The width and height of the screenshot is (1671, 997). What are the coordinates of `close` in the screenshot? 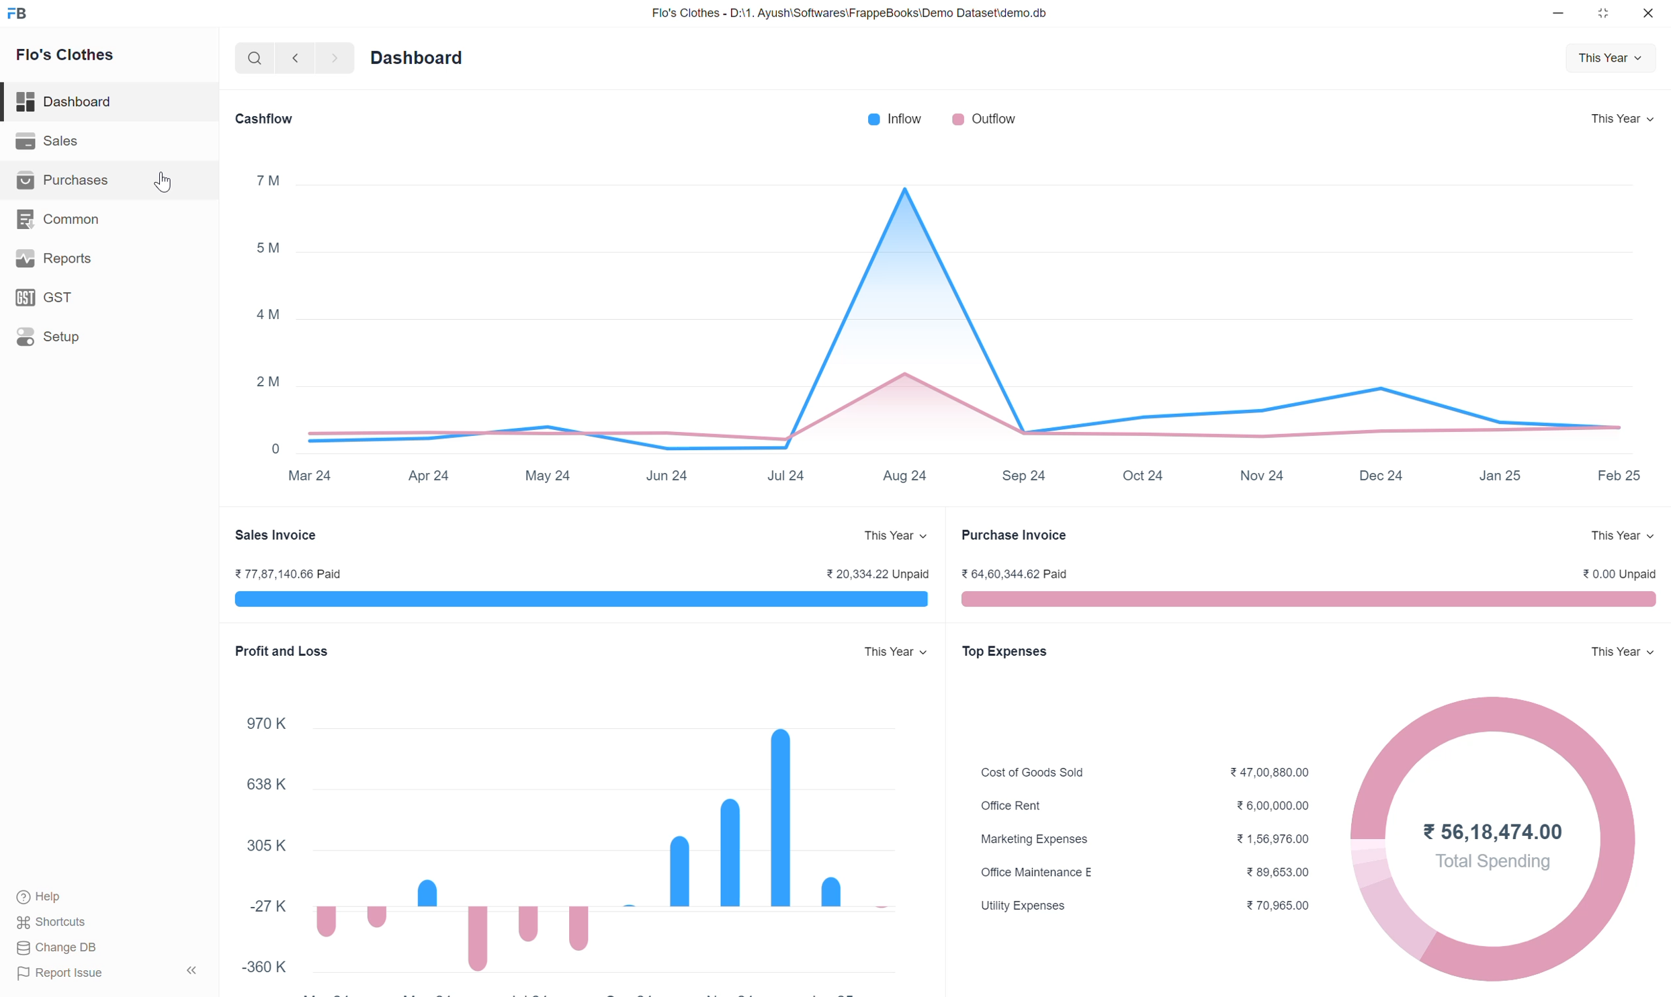 It's located at (1648, 13).